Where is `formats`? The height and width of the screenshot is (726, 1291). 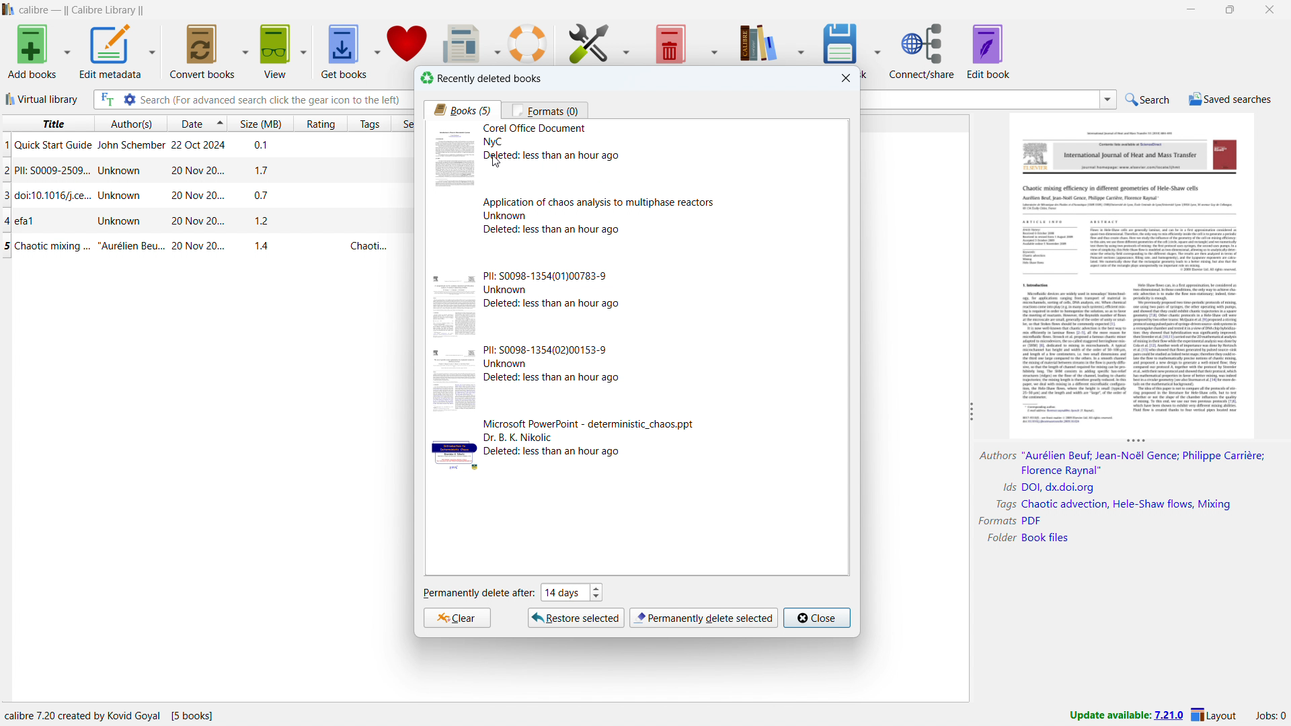
formats is located at coordinates (545, 110).